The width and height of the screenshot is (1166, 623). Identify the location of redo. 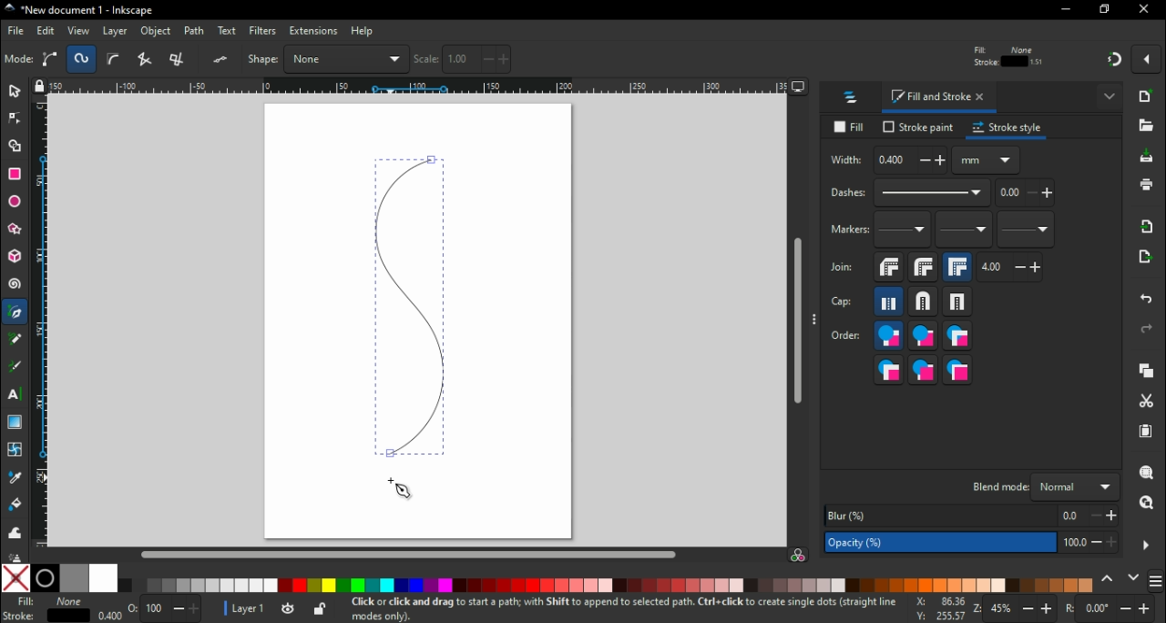
(1150, 331).